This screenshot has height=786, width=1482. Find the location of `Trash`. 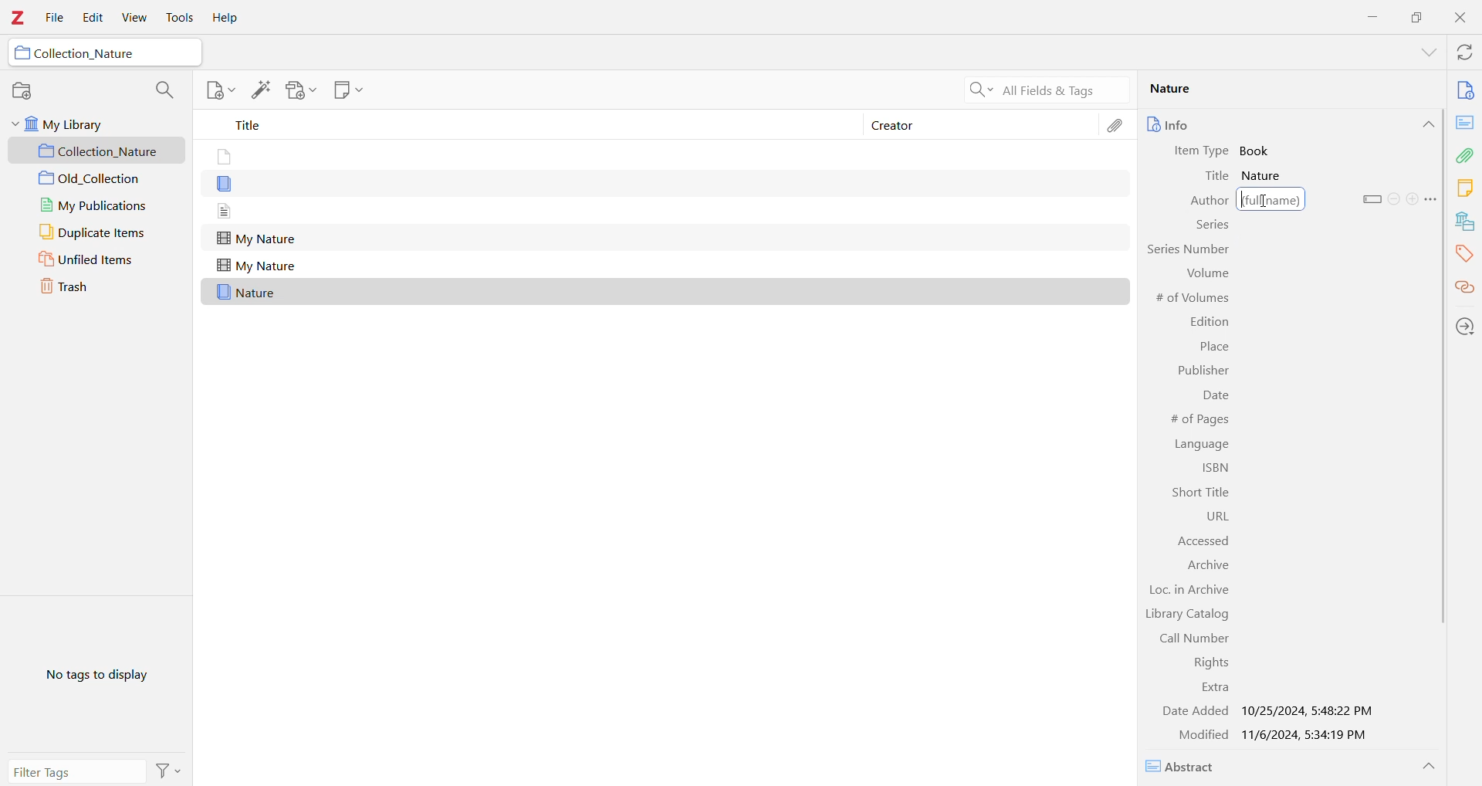

Trash is located at coordinates (83, 285).